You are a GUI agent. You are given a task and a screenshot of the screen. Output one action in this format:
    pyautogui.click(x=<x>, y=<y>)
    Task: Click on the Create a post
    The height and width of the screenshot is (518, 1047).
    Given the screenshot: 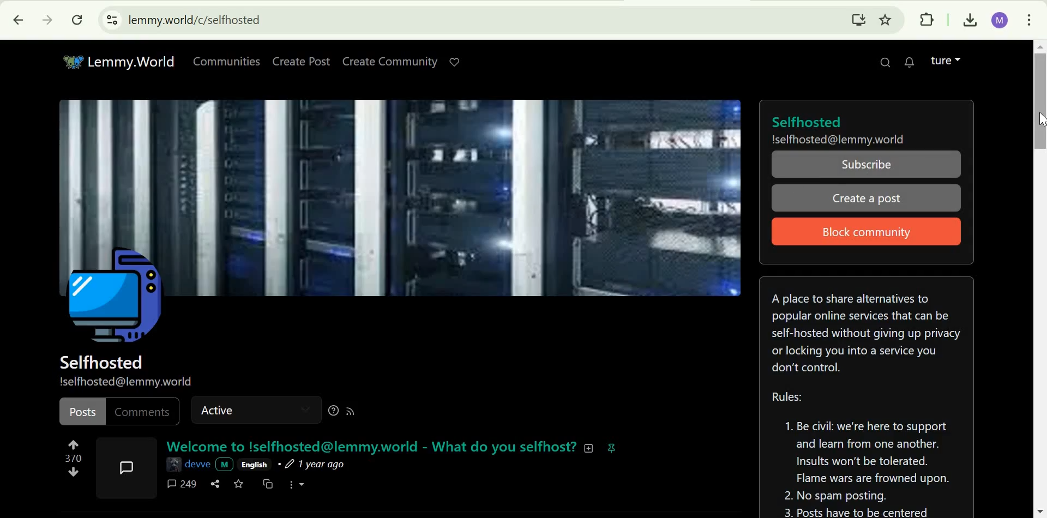 What is the action you would take?
    pyautogui.click(x=865, y=198)
    